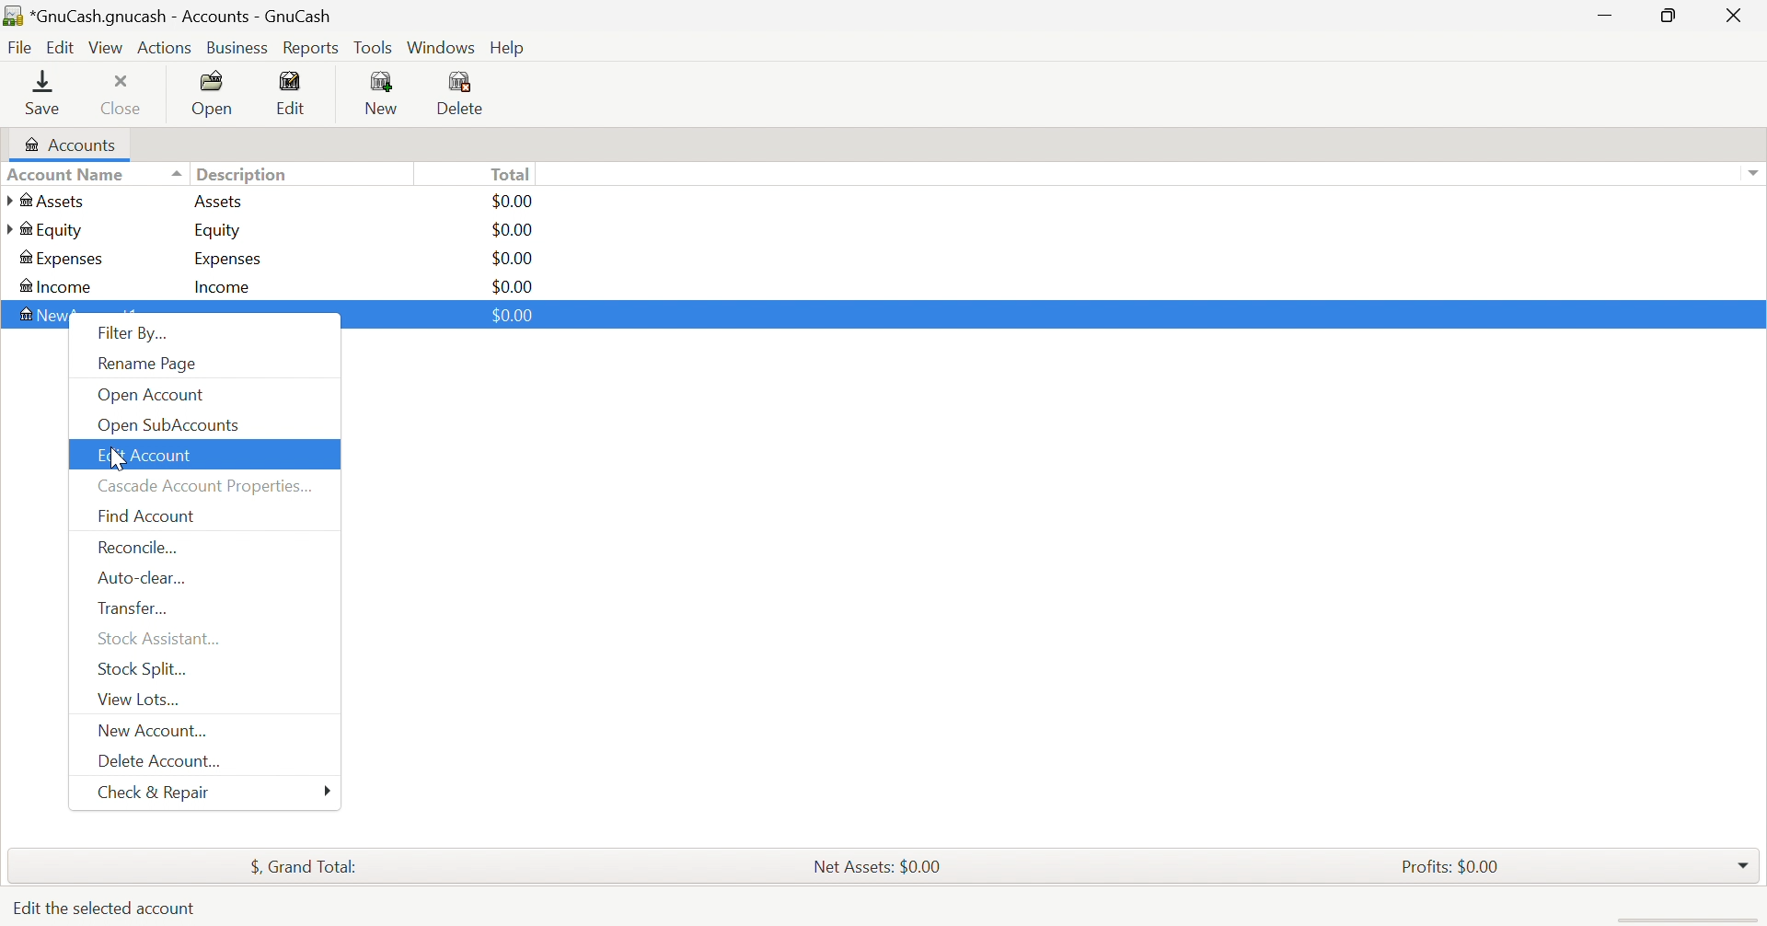 This screenshot has width=1767, height=926. I want to click on Help, so click(511, 47).